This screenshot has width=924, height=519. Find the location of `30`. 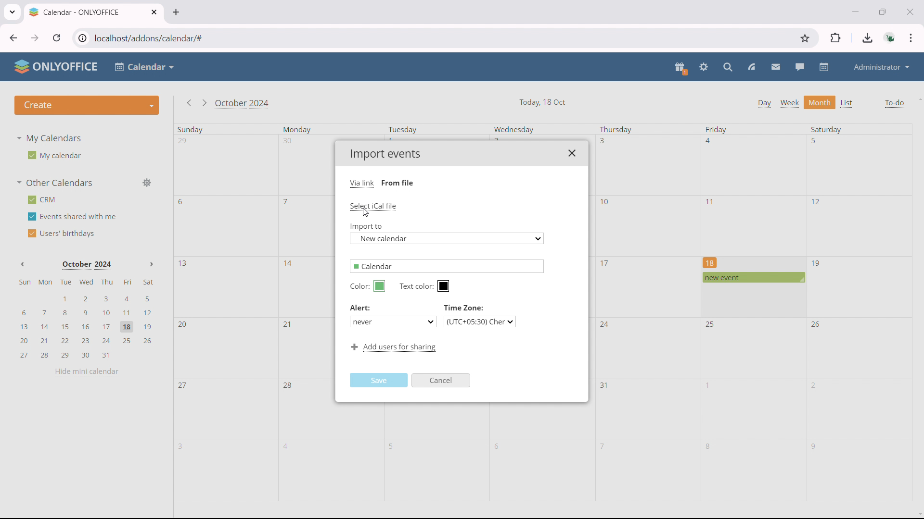

30 is located at coordinates (288, 141).